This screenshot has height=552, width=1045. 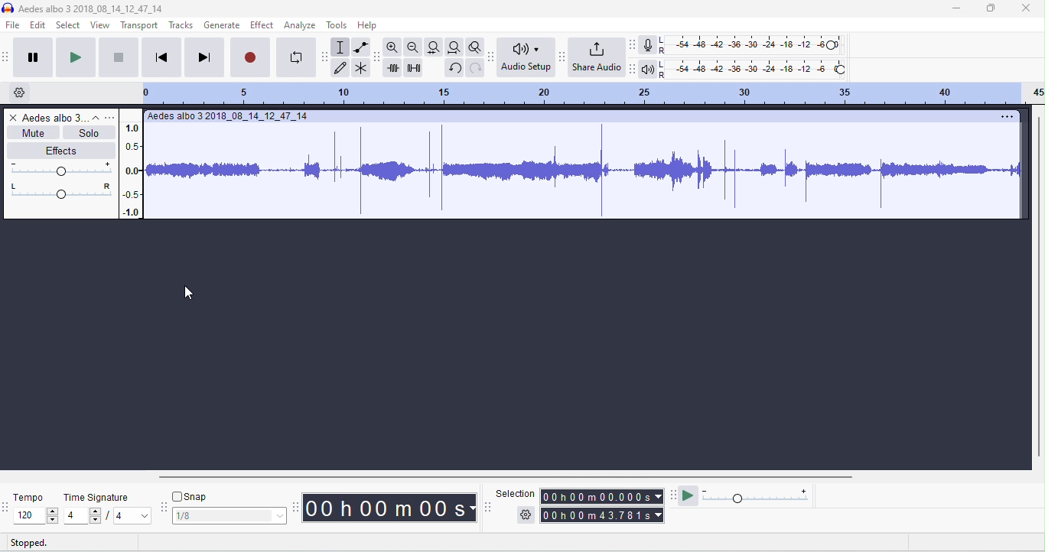 I want to click on R, so click(x=663, y=75).